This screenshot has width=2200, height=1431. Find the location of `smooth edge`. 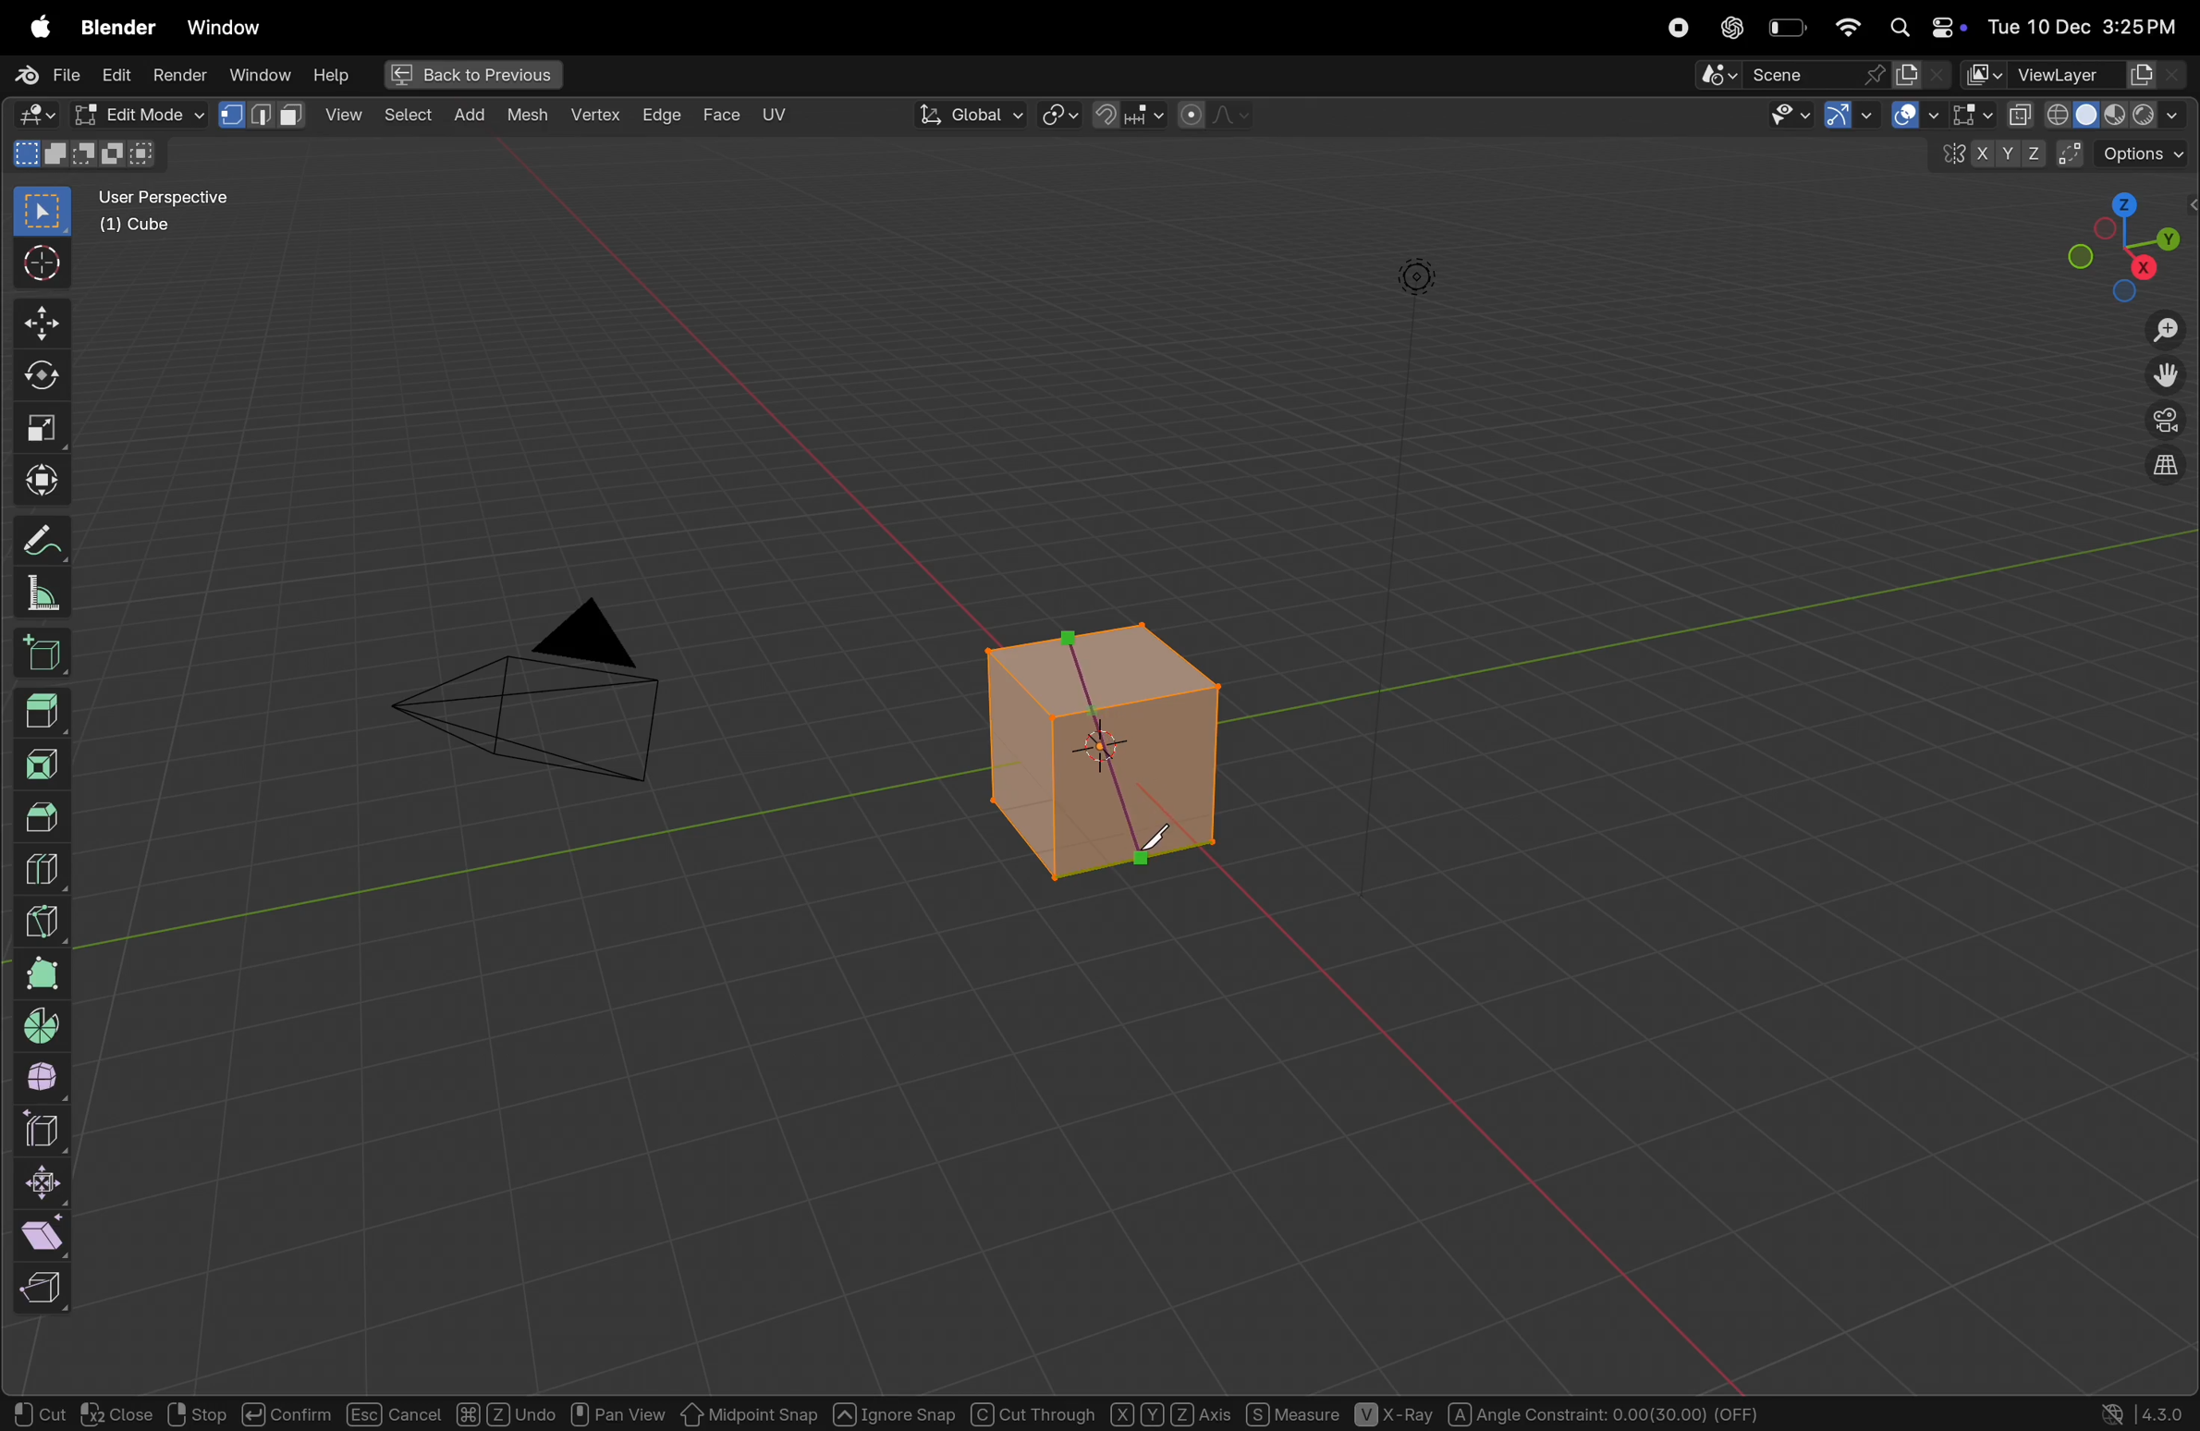

smooth edge is located at coordinates (49, 1080).